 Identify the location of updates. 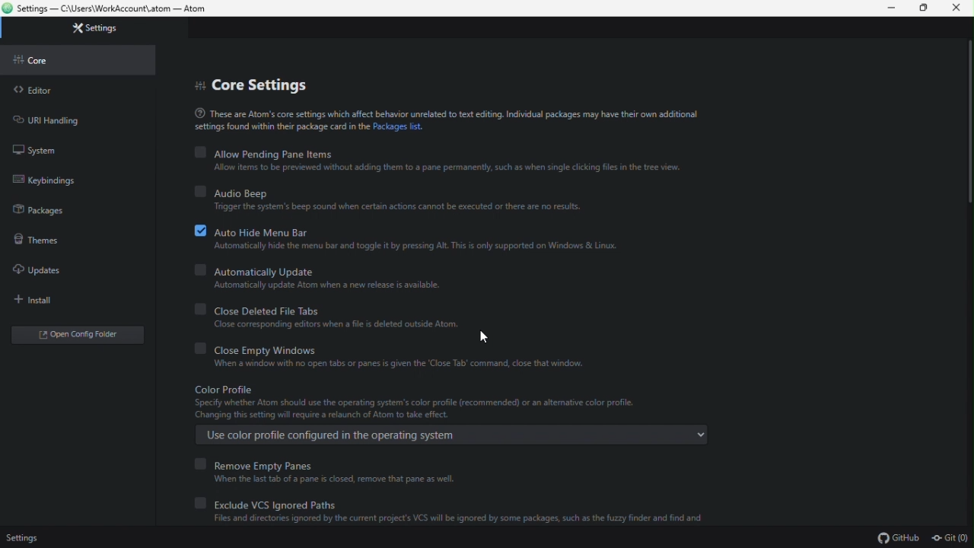
(71, 271).